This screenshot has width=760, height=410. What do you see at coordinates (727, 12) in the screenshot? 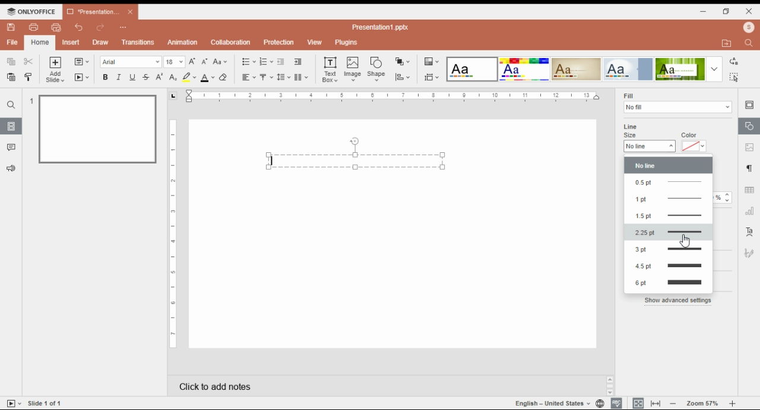
I see `restore` at bounding box center [727, 12].